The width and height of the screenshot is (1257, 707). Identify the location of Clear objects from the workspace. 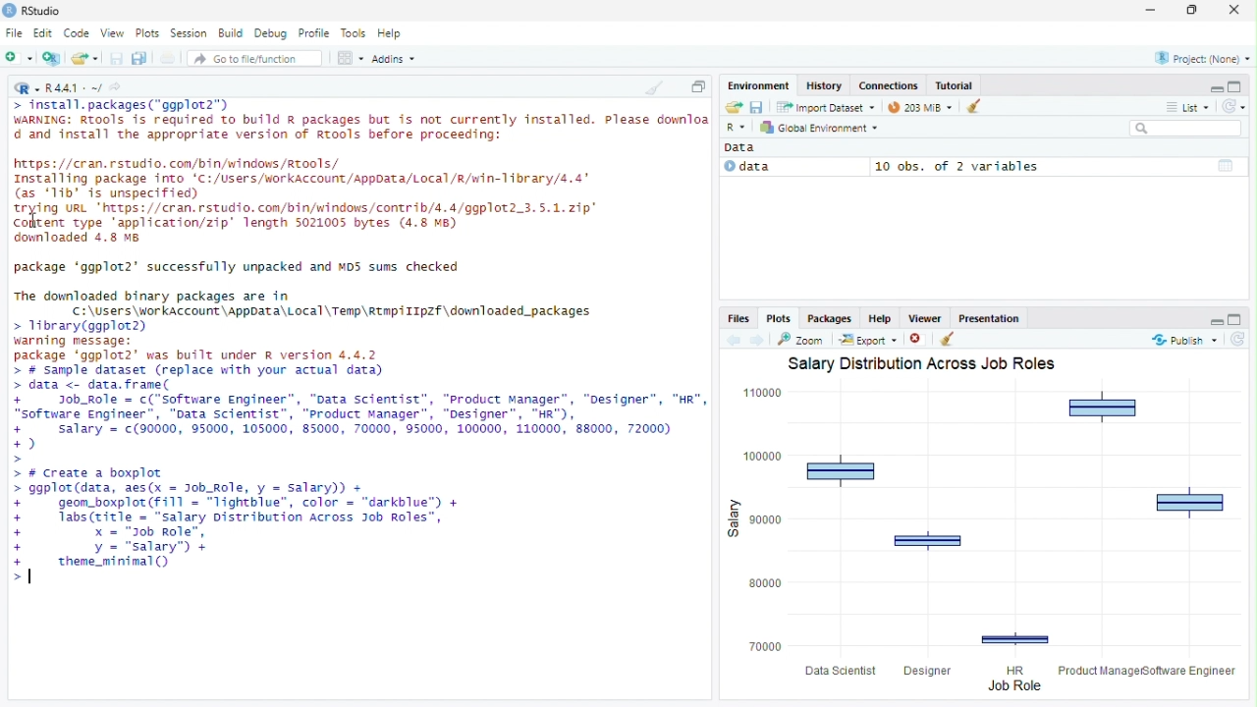
(967, 106).